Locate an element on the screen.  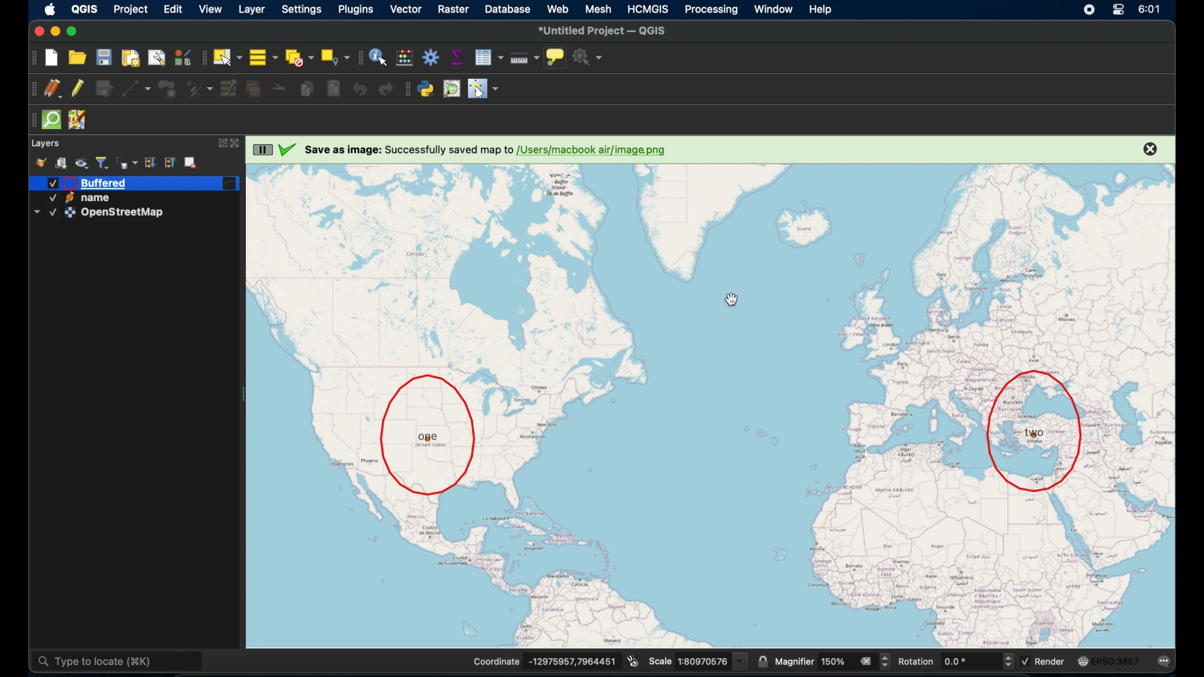
show map tips is located at coordinates (556, 57).